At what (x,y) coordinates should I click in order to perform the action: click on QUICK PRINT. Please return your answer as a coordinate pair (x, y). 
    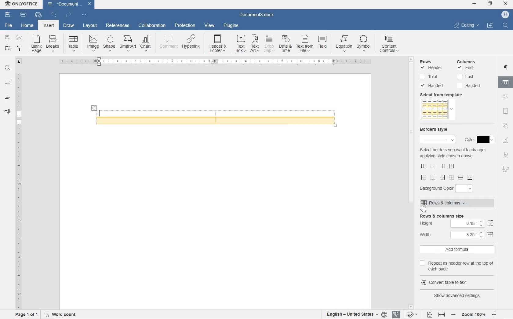
    Looking at the image, I should click on (38, 15).